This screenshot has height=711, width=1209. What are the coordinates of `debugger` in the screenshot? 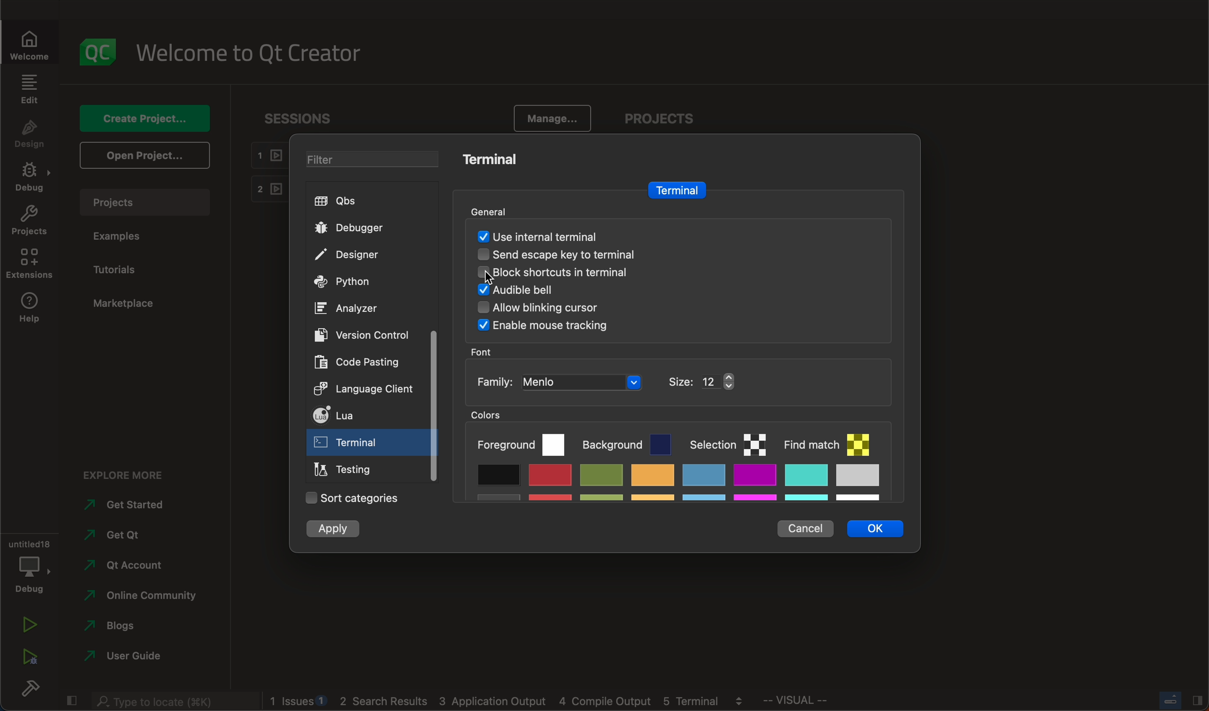 It's located at (358, 228).